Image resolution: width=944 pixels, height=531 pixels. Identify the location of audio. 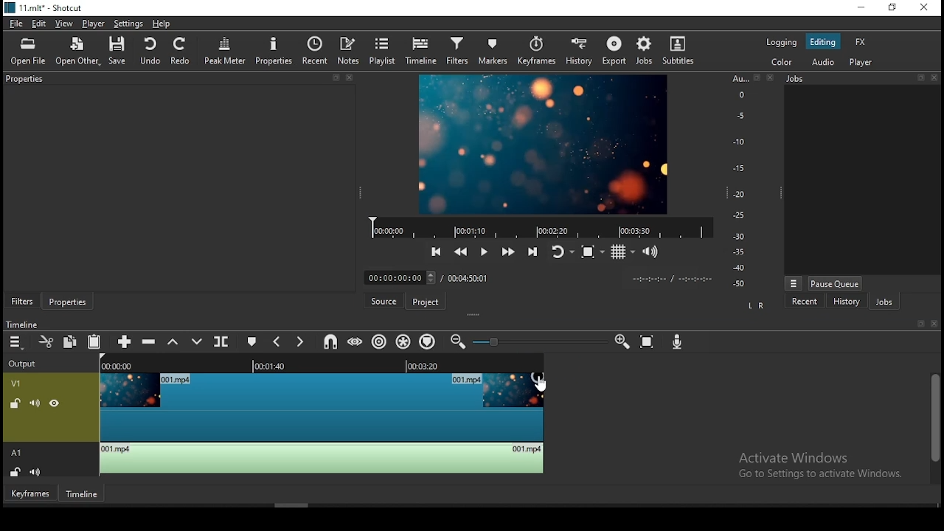
(825, 62).